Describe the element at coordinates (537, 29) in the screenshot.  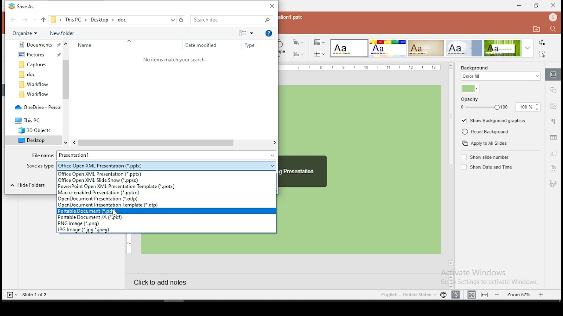
I see `open file location` at that location.